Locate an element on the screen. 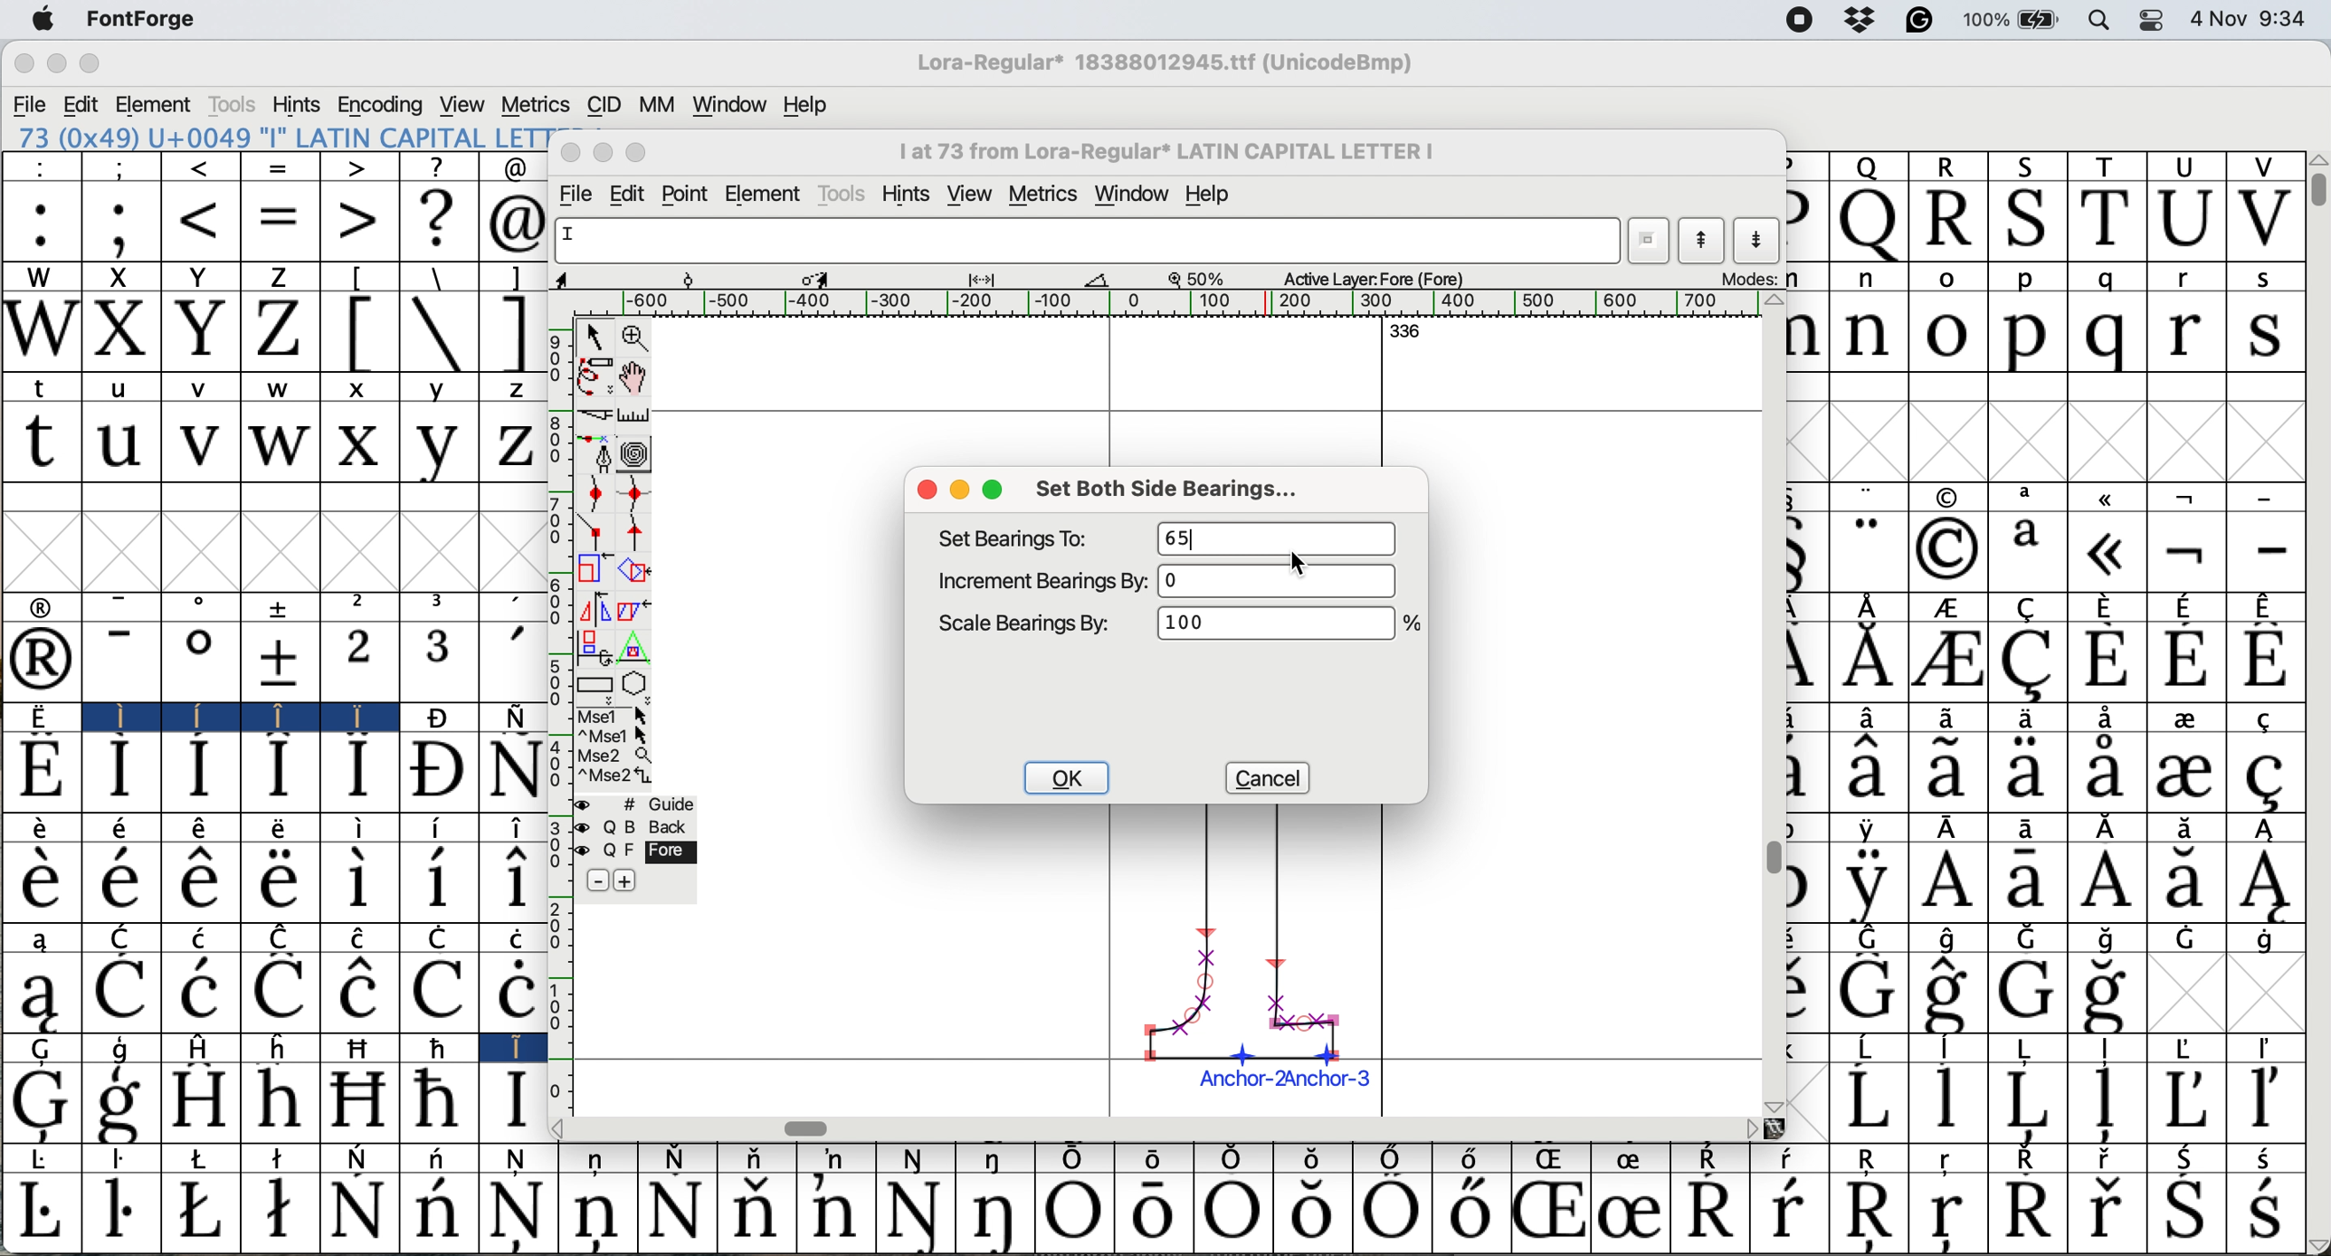  symbol is located at coordinates (45, 605).